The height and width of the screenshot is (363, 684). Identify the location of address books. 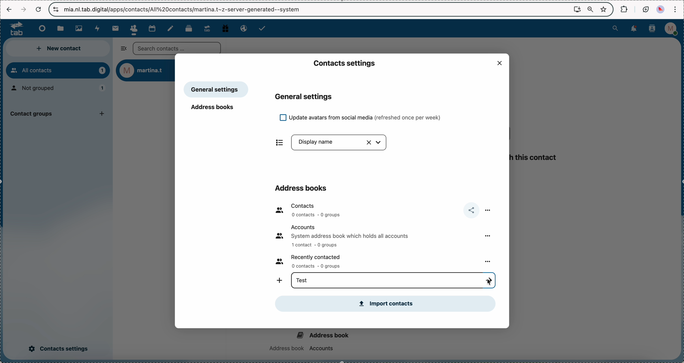
(301, 187).